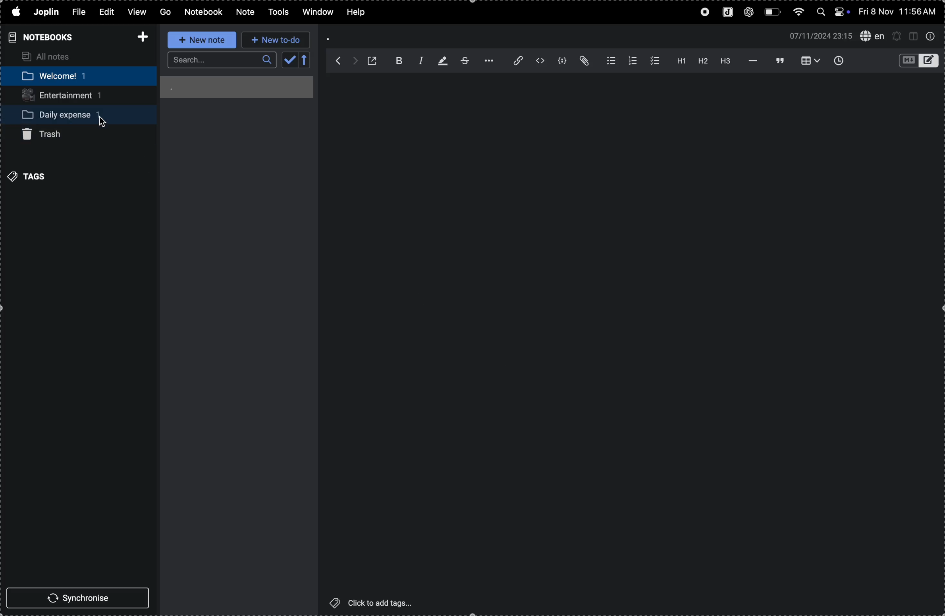 The height and width of the screenshot is (616, 945). What do you see at coordinates (30, 175) in the screenshot?
I see `tags` at bounding box center [30, 175].